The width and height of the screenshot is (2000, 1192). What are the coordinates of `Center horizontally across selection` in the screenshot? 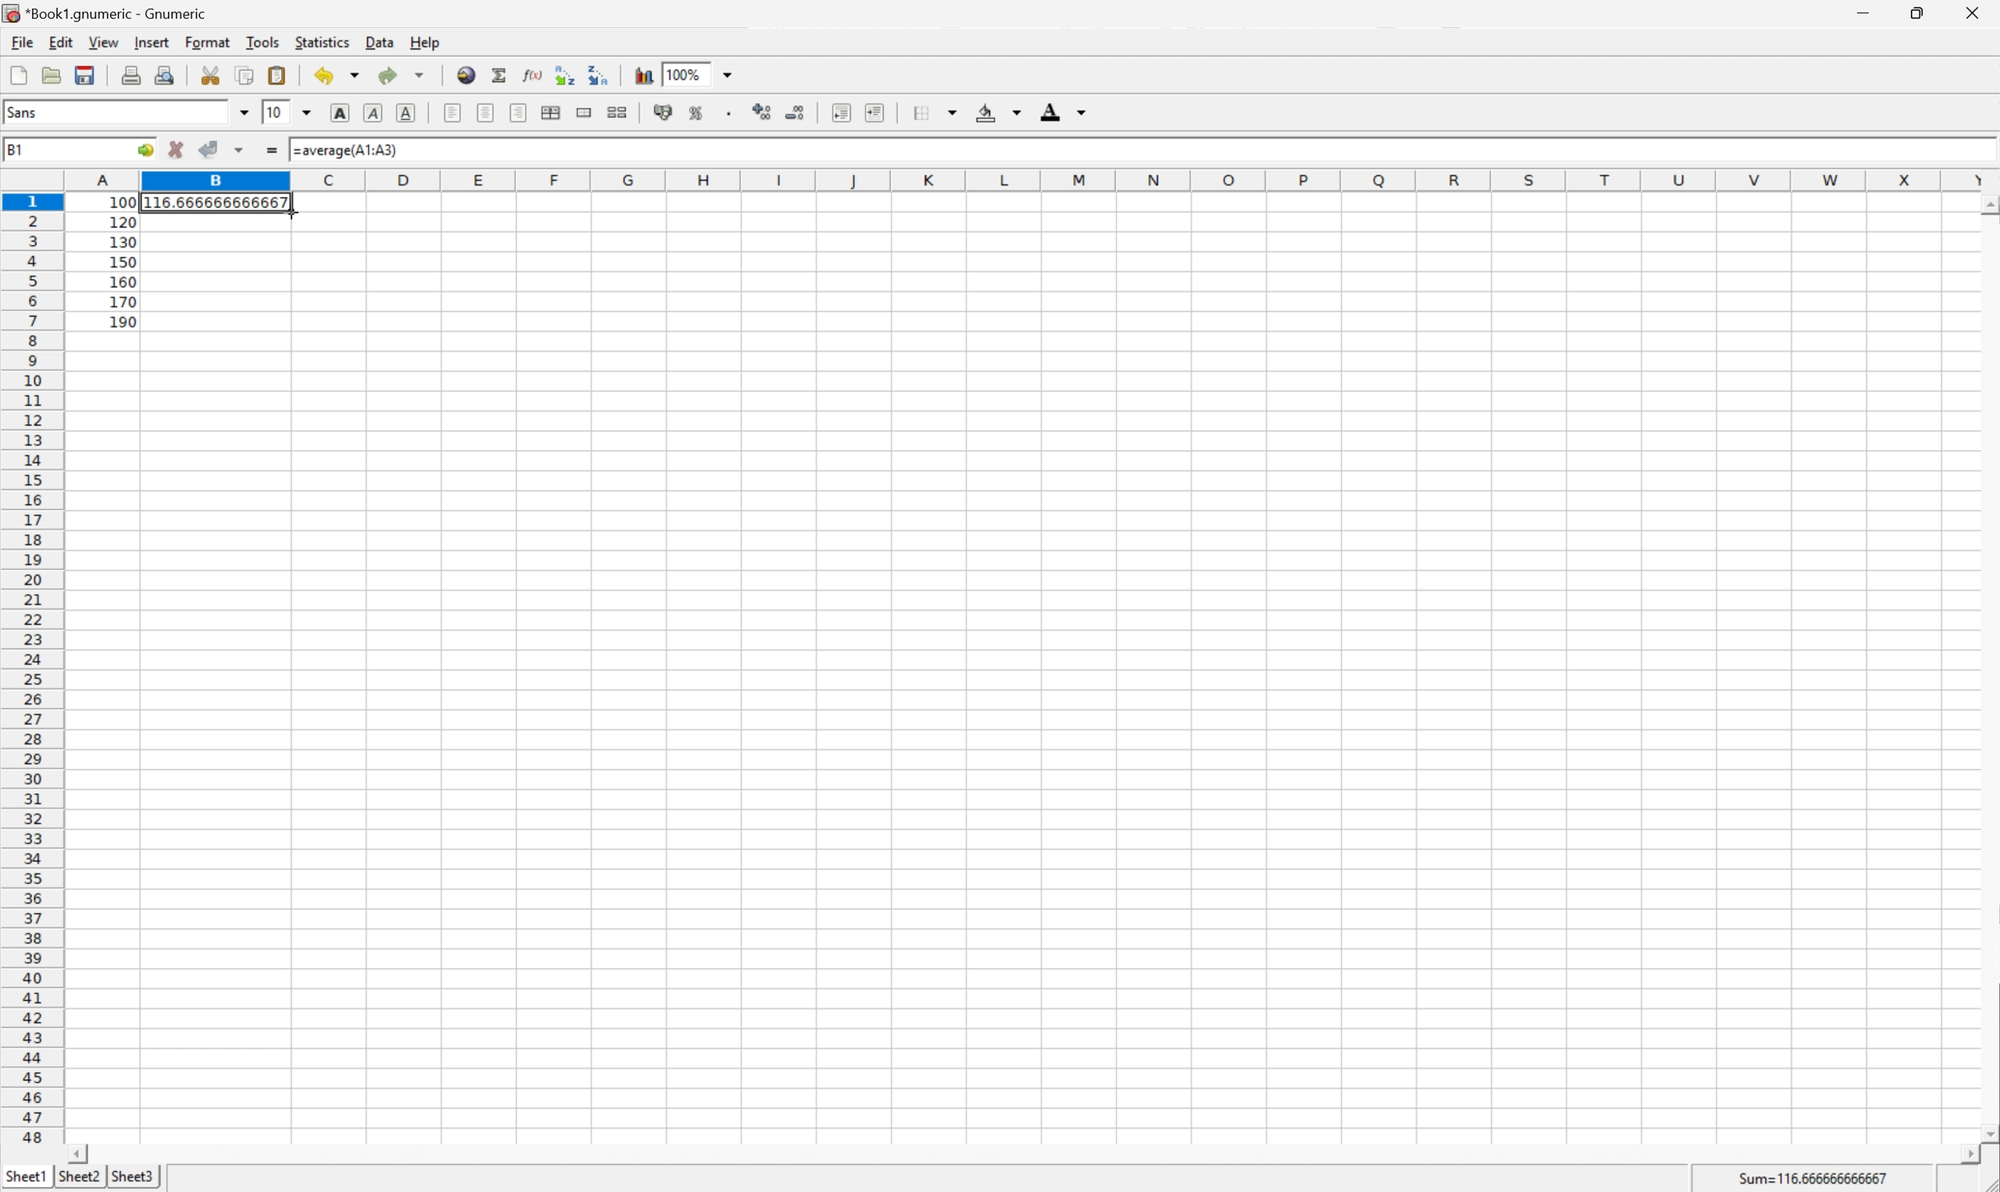 It's located at (550, 112).